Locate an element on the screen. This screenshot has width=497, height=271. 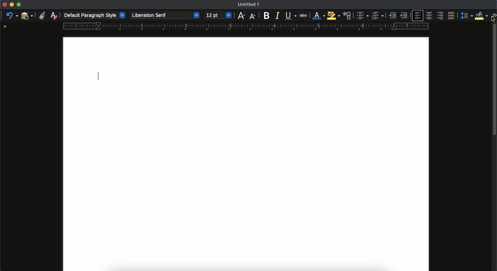
strikethrough is located at coordinates (303, 15).